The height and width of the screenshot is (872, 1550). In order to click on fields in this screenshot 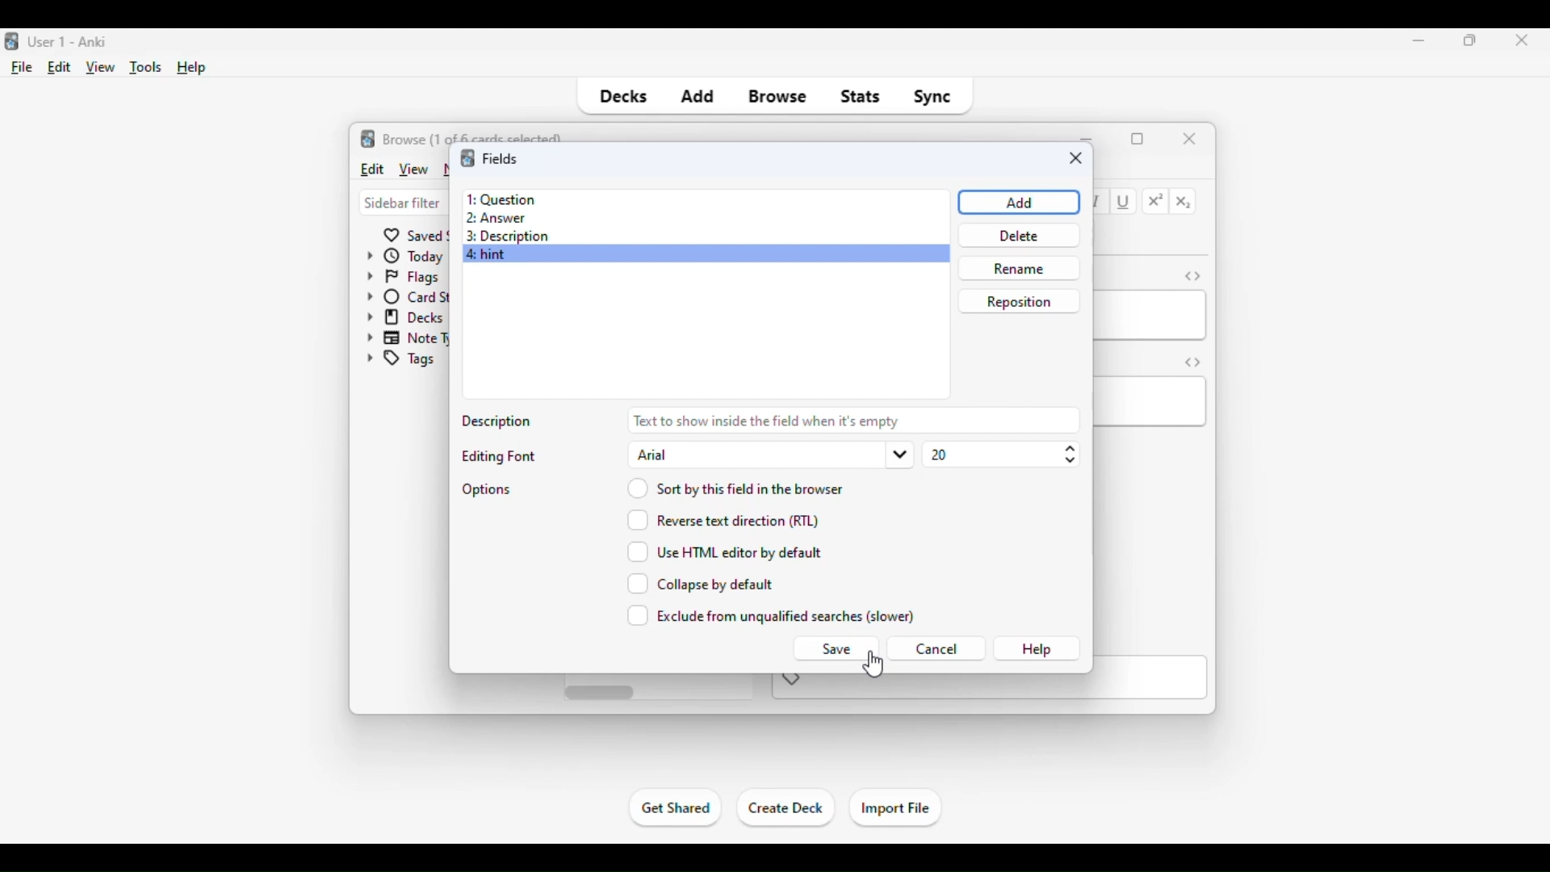, I will do `click(500, 157)`.